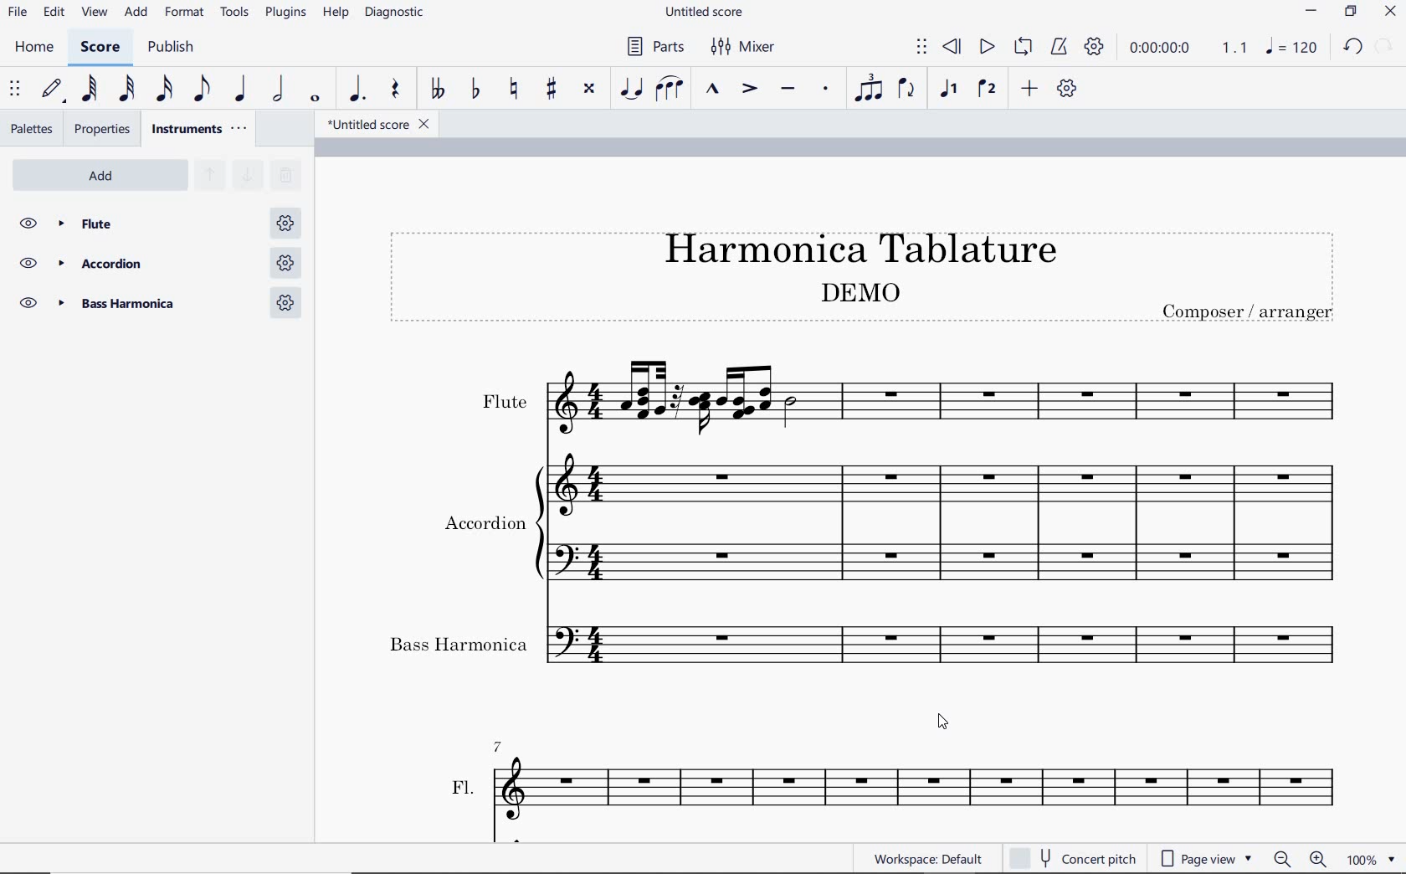 This screenshot has width=1406, height=874. I want to click on FORMAT, so click(184, 13).